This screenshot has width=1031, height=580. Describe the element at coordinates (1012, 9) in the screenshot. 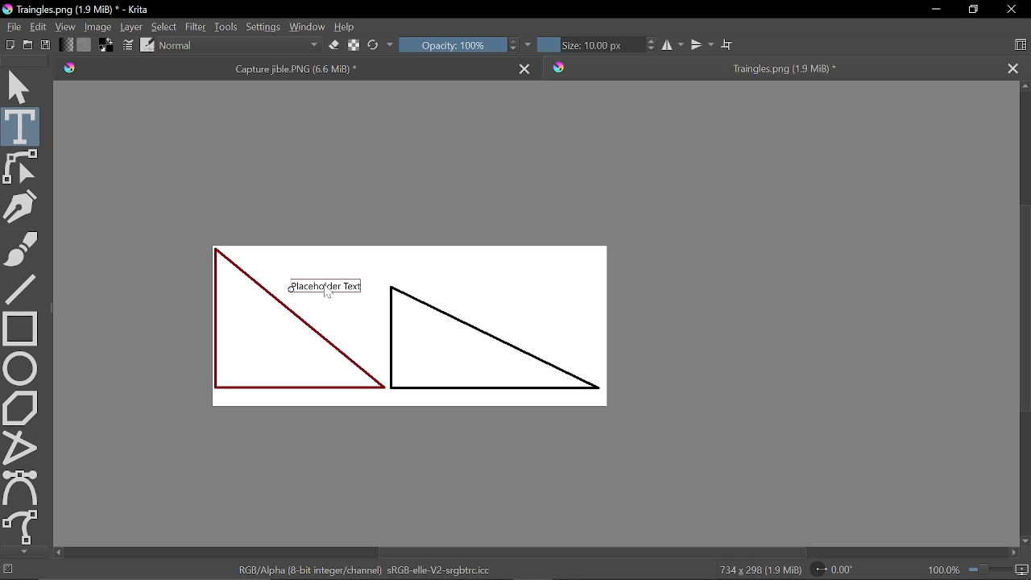

I see `Close` at that location.